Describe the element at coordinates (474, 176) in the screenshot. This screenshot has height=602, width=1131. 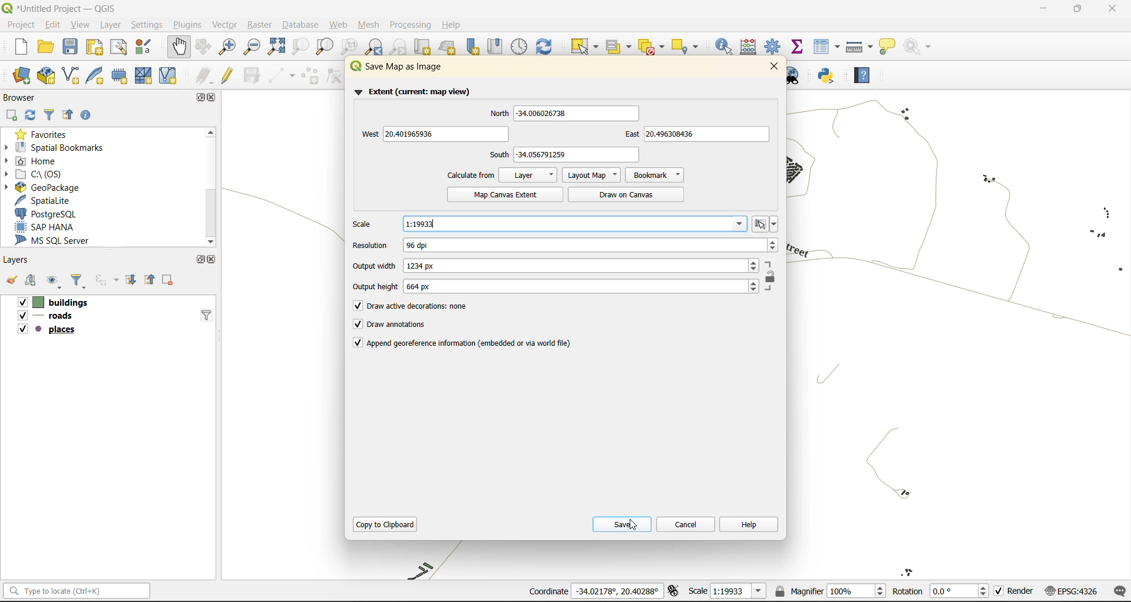
I see `calculate from` at that location.